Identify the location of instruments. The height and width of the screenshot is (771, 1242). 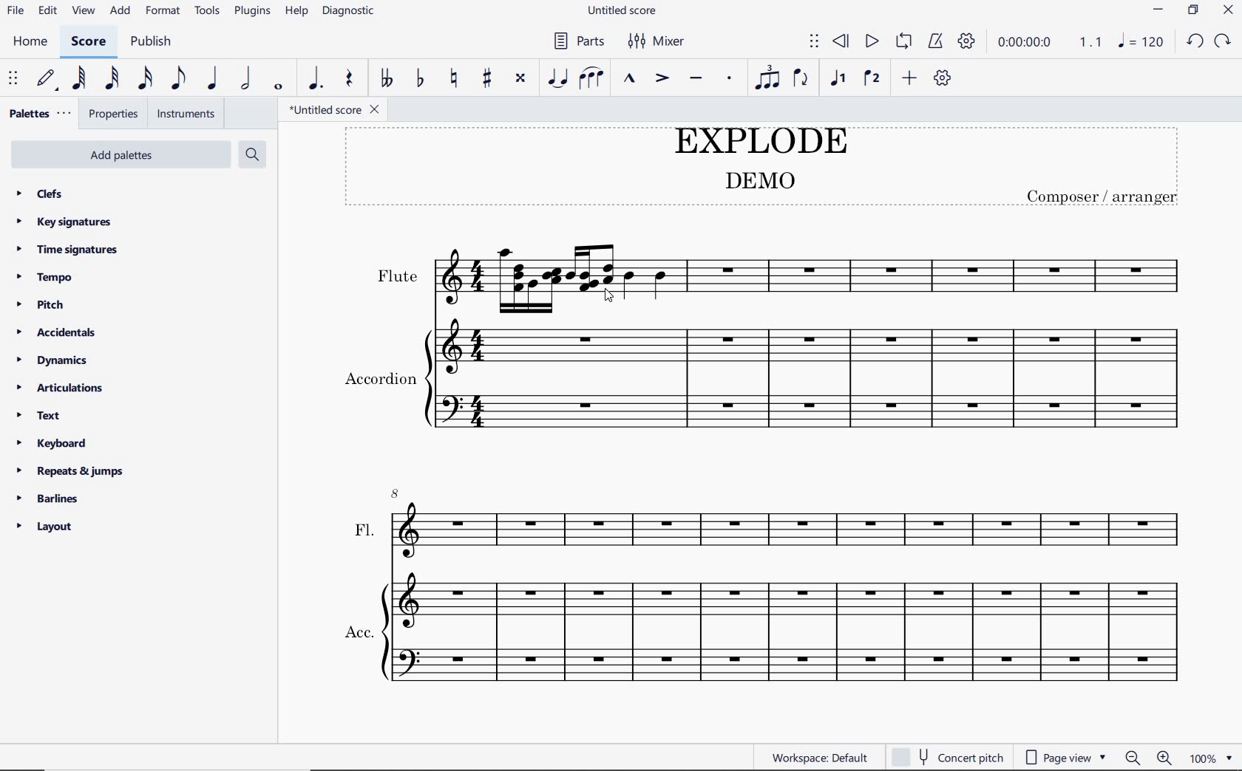
(186, 114).